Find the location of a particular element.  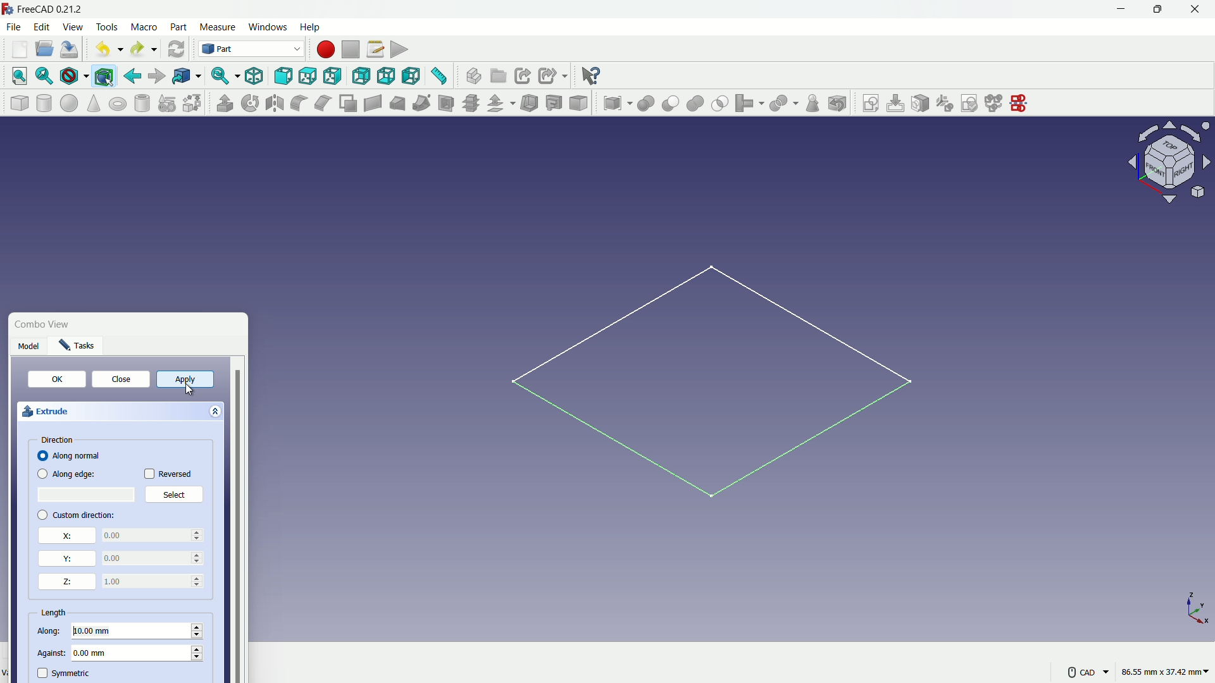

OK is located at coordinates (58, 379).